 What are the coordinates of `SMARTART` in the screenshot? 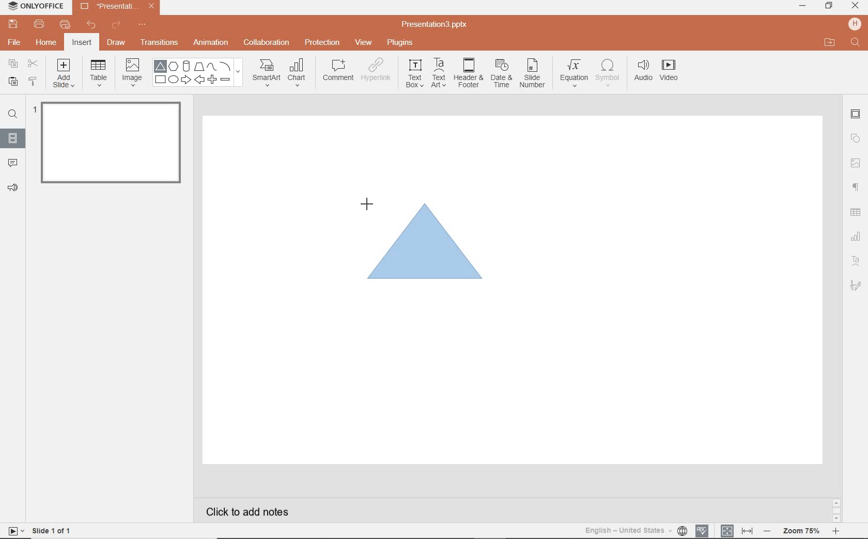 It's located at (267, 76).